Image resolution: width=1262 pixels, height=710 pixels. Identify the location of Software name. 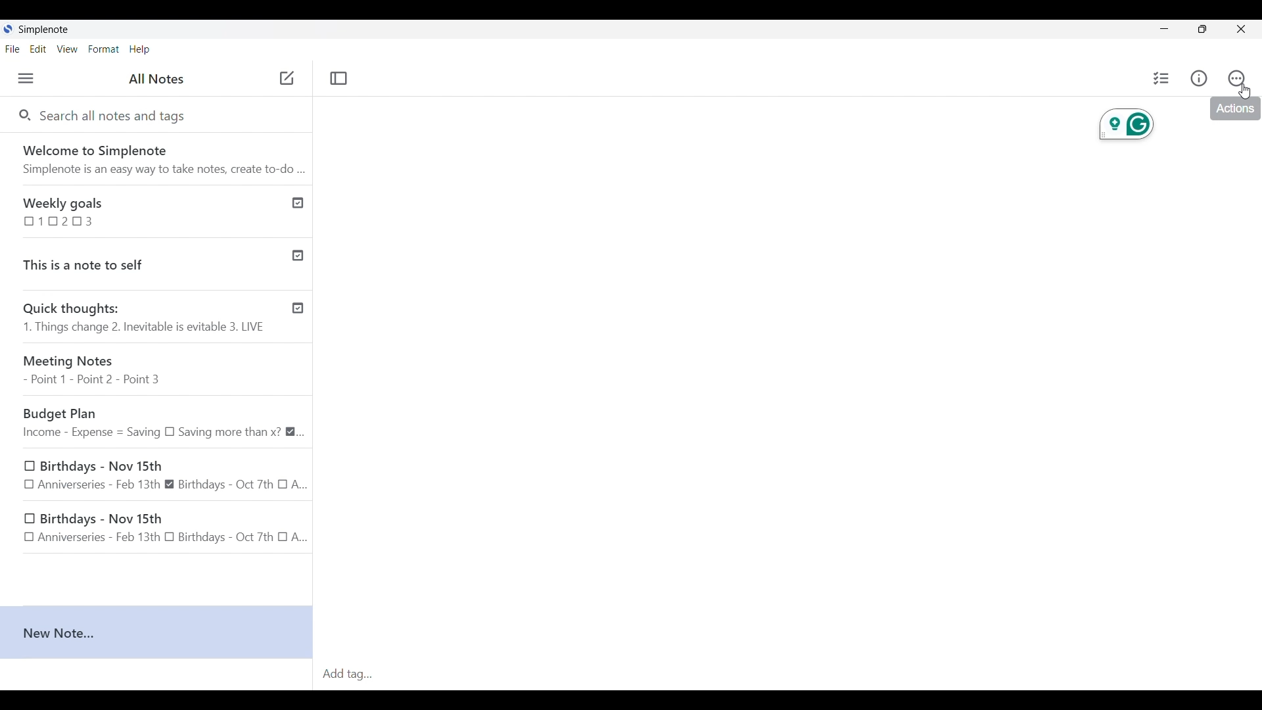
(43, 30).